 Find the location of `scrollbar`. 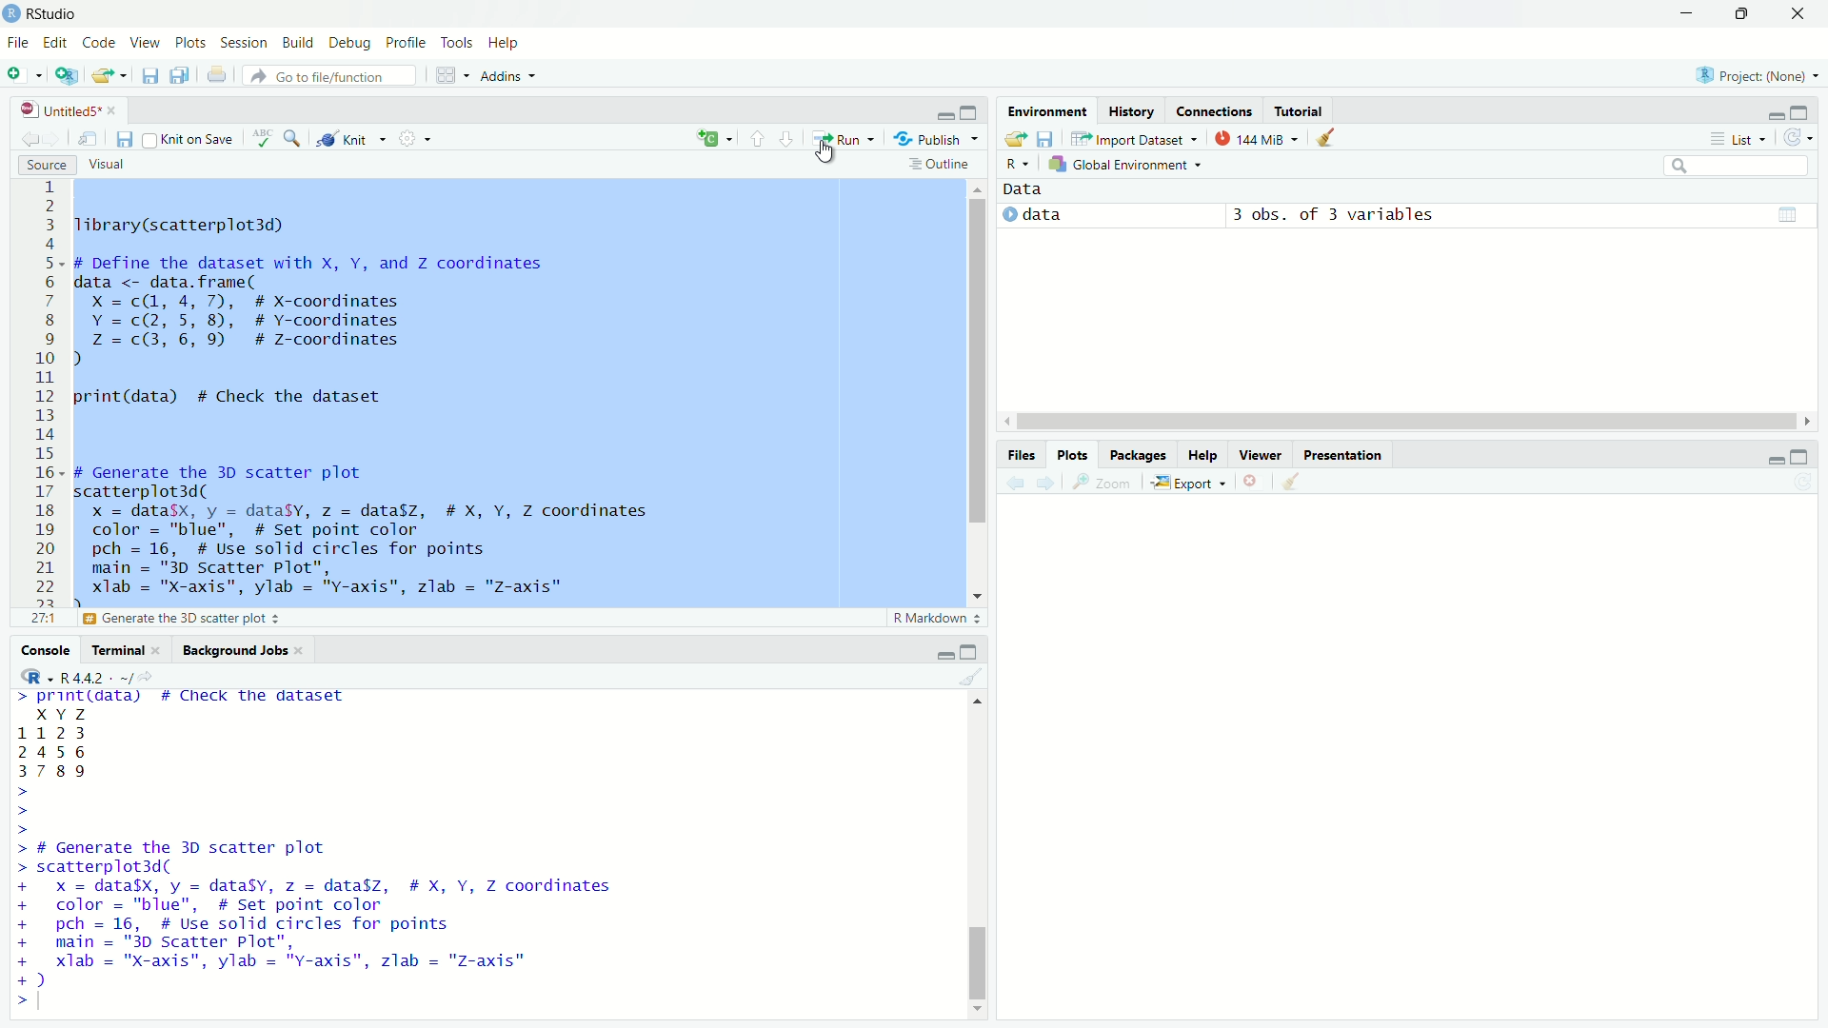

scrollbar is located at coordinates (1404, 421).